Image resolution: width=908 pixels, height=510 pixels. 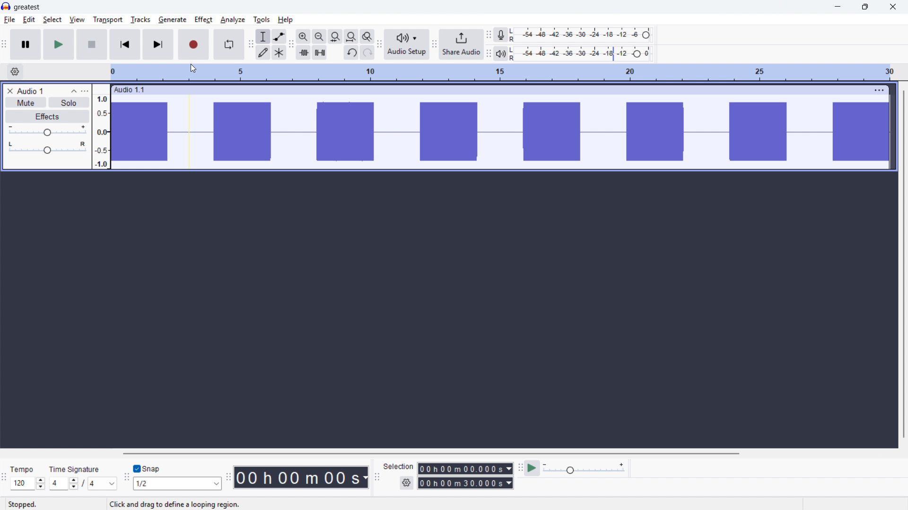 I want to click on edit toolbar, so click(x=292, y=45).